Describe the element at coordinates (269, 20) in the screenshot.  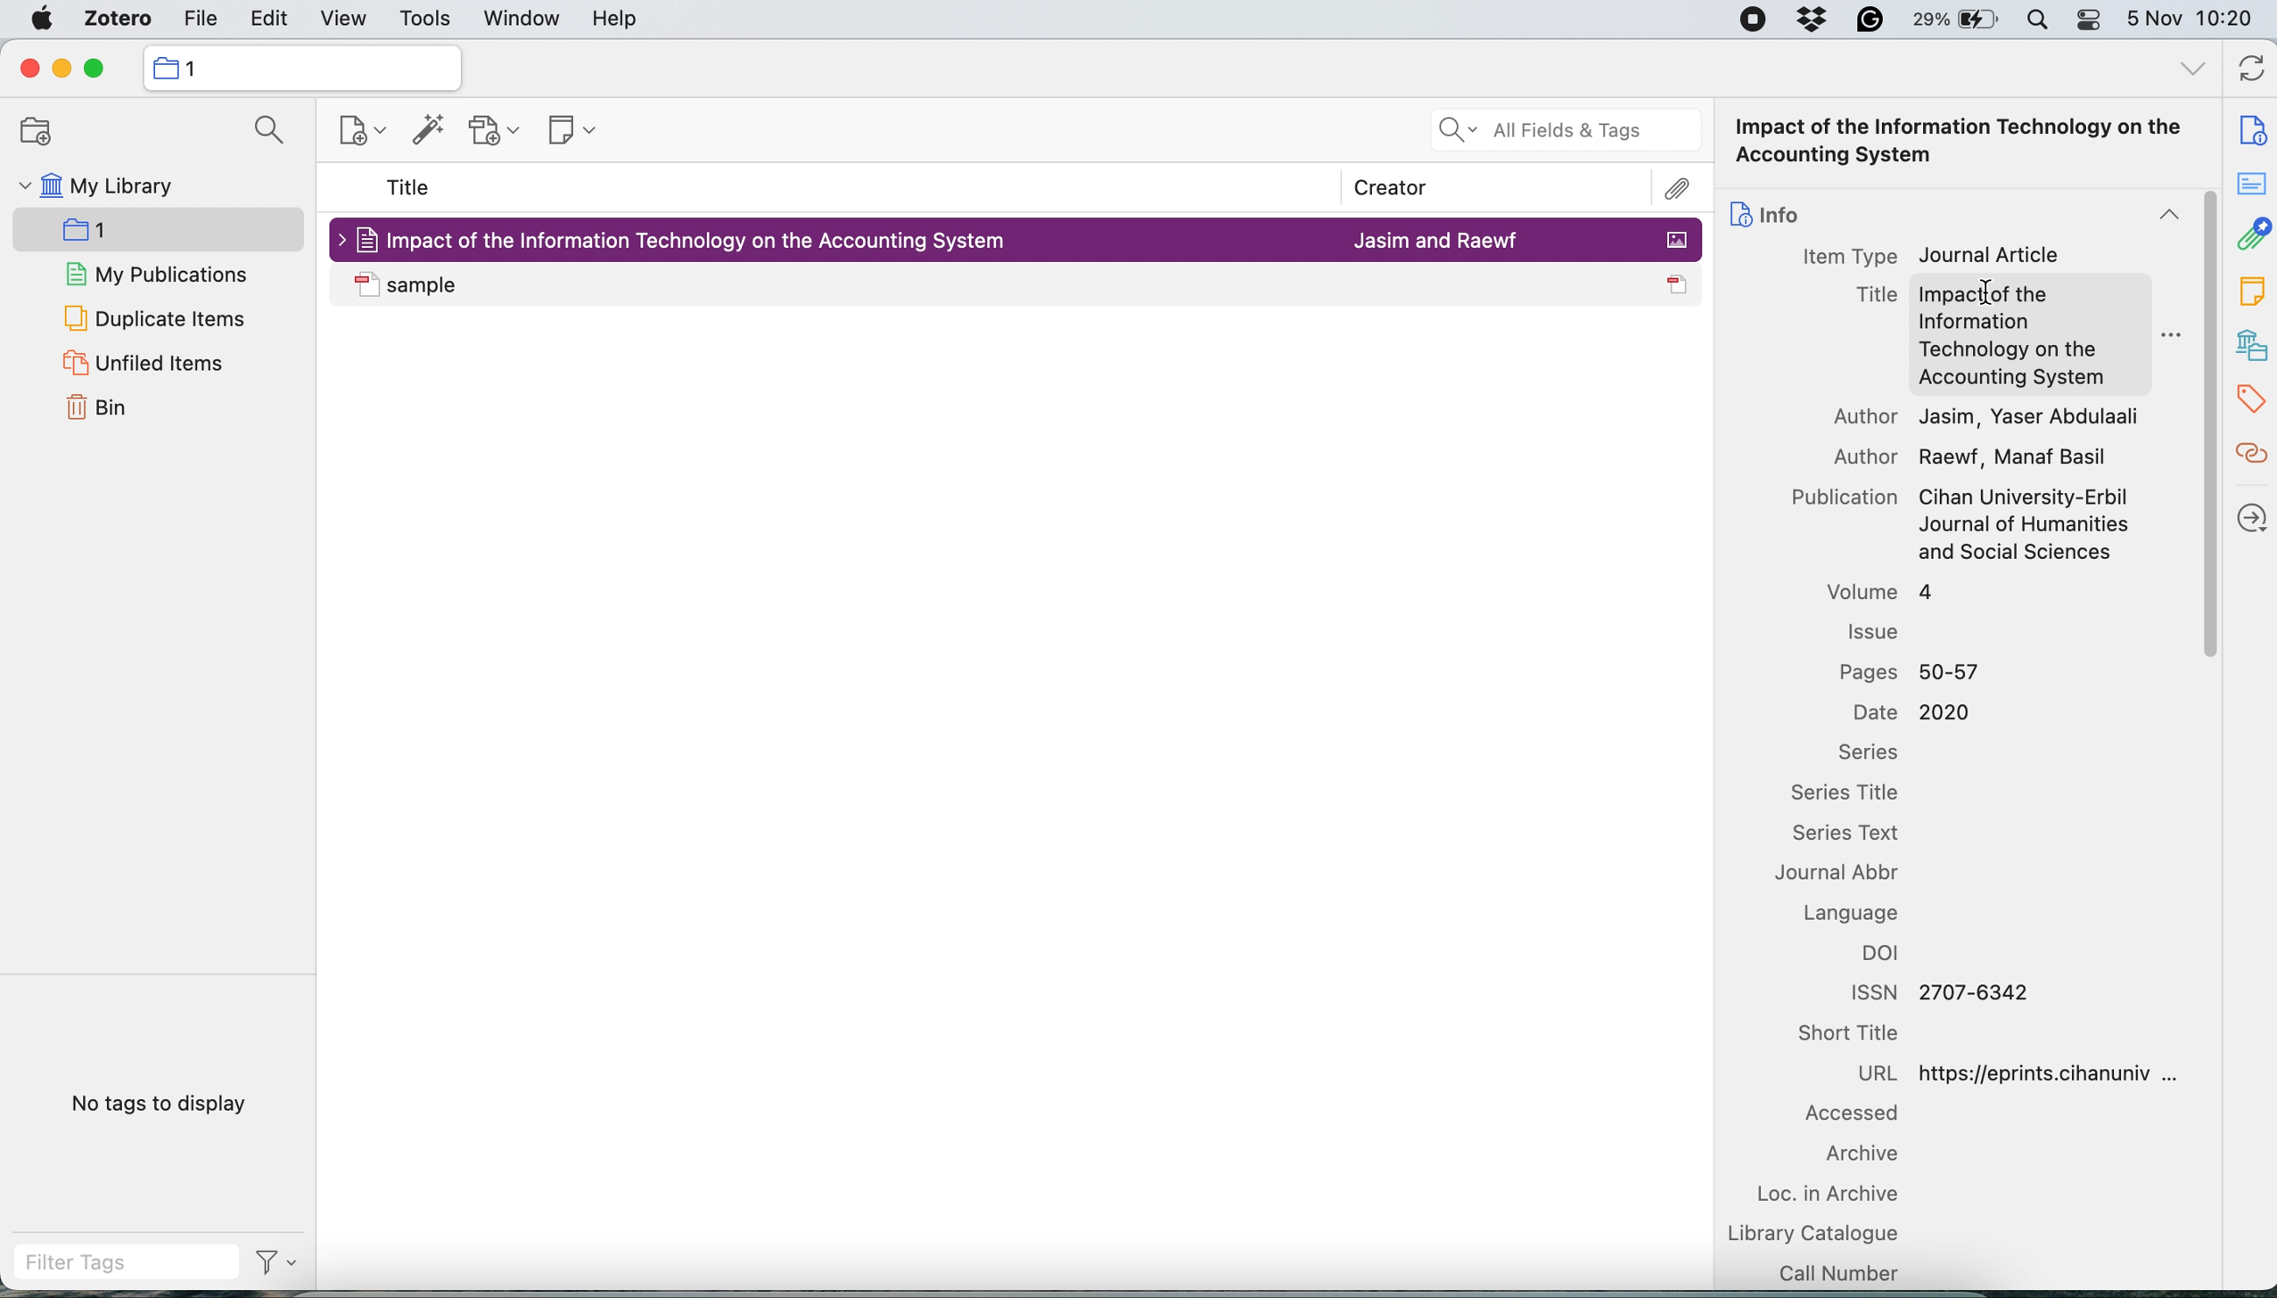
I see `edit` at that location.